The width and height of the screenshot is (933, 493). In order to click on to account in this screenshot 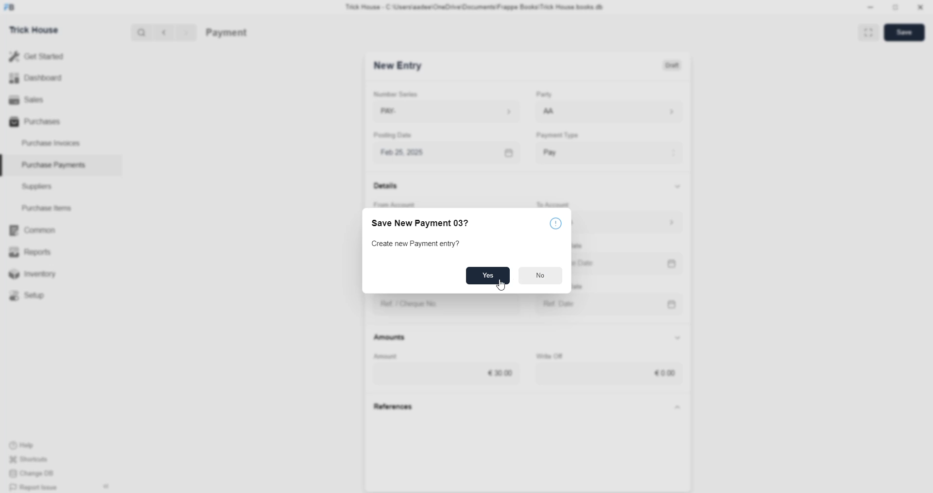, I will do `click(565, 202)`.